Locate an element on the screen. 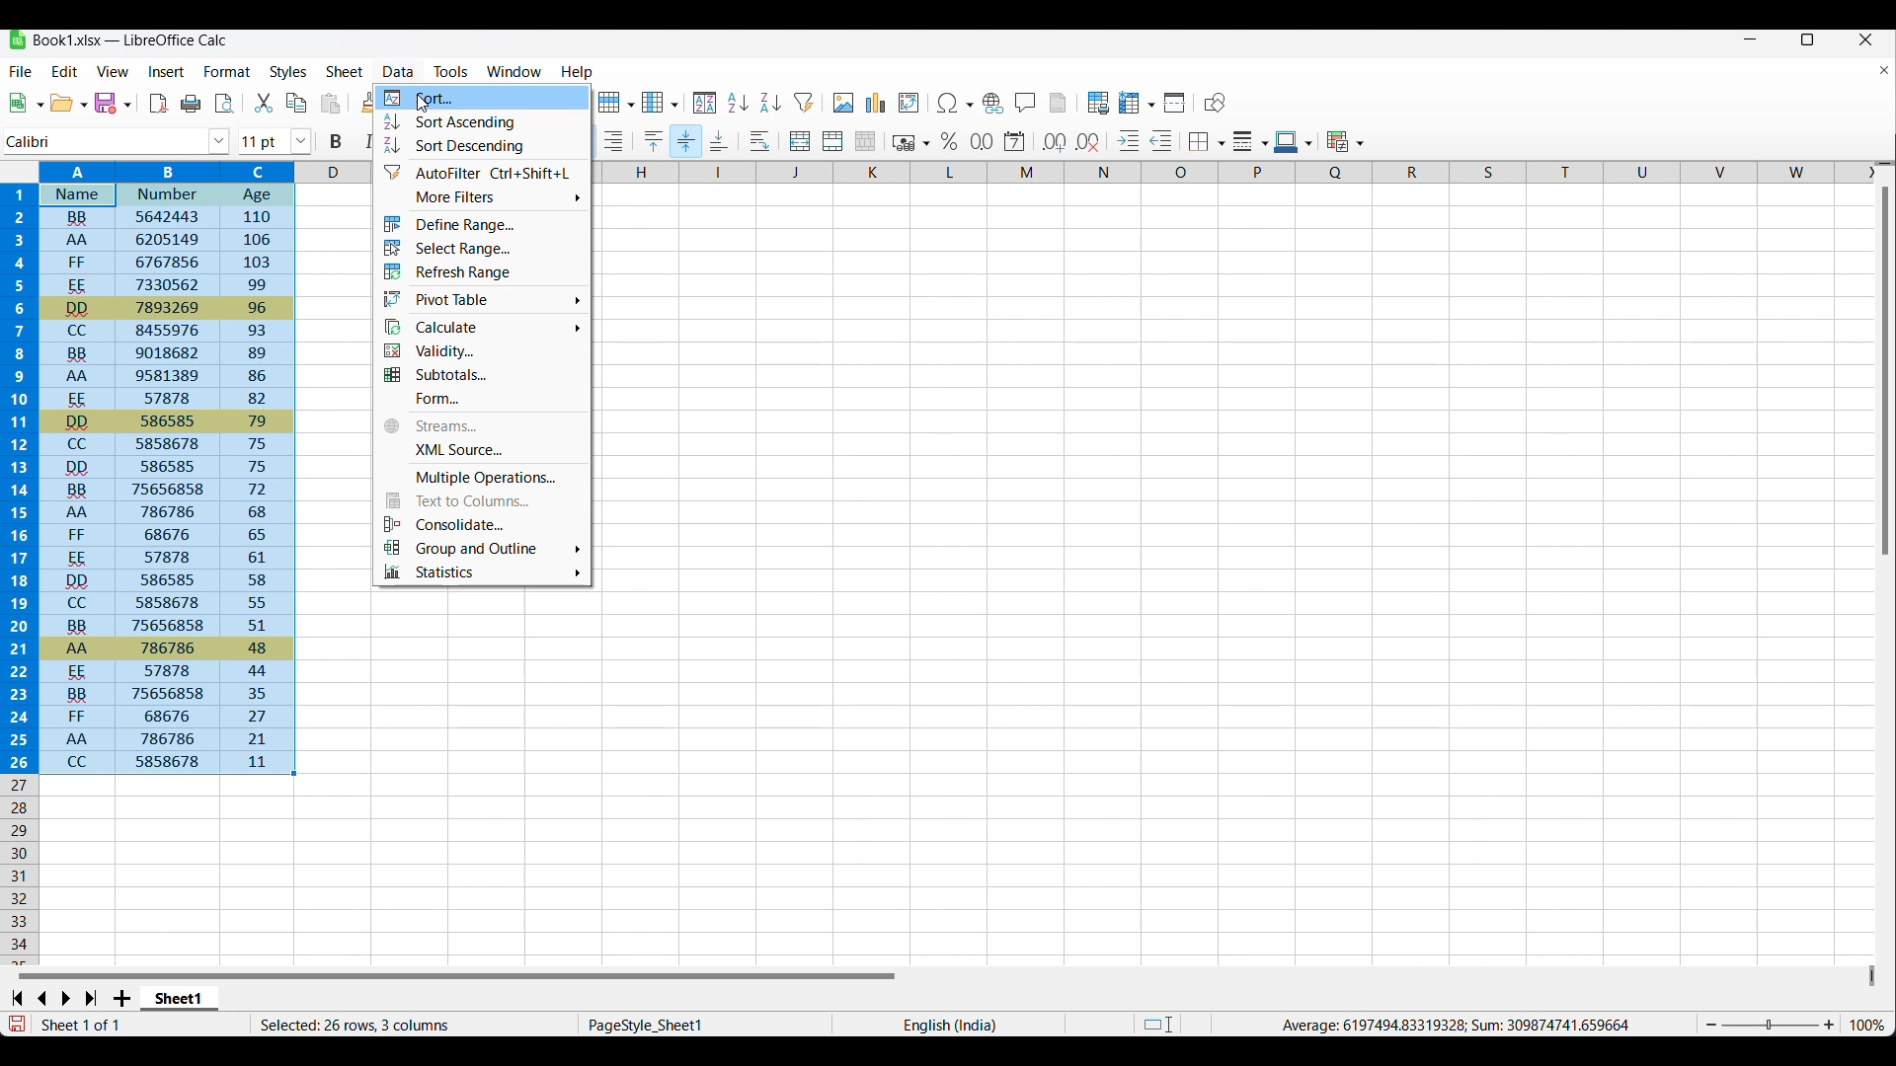 The height and width of the screenshot is (1066, 1896). Rows and columns in current selection is located at coordinates (413, 1025).